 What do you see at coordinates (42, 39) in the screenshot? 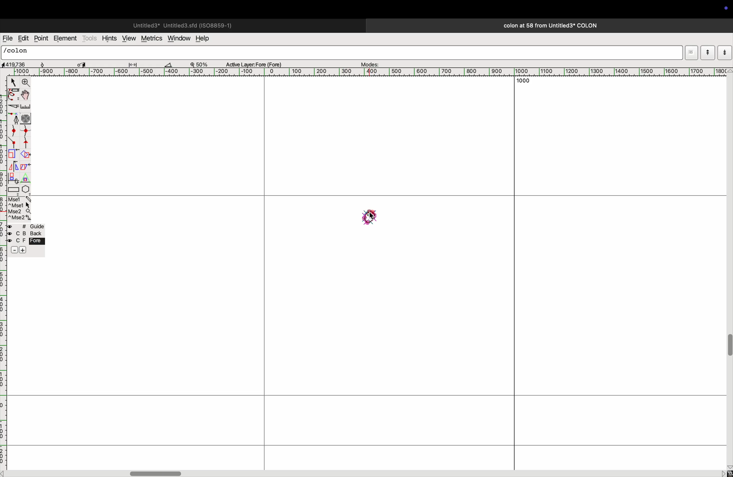
I see `point` at bounding box center [42, 39].